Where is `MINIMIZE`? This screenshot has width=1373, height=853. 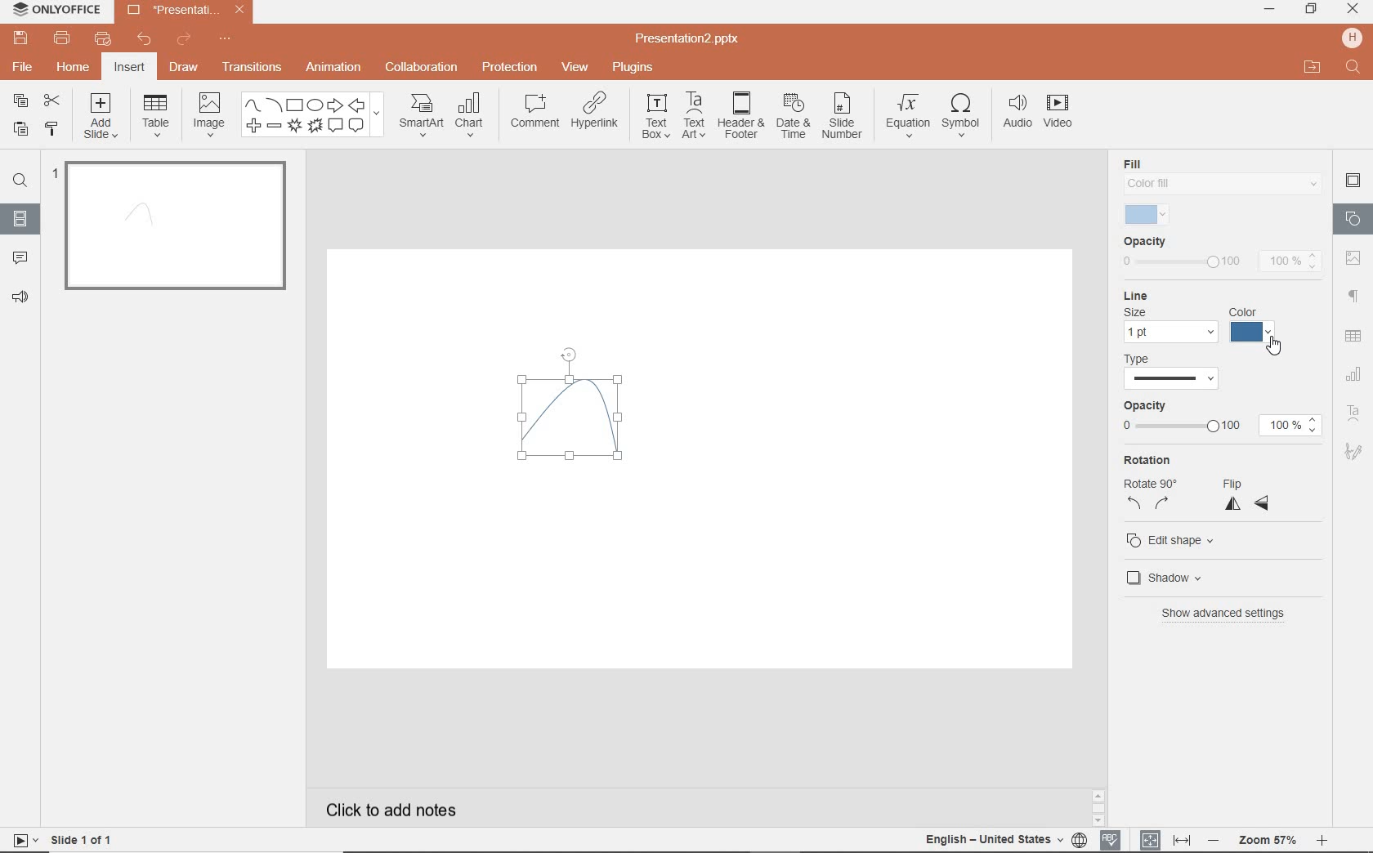 MINIMIZE is located at coordinates (1269, 10).